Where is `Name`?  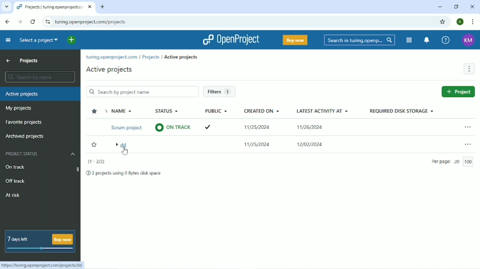
Name is located at coordinates (128, 131).